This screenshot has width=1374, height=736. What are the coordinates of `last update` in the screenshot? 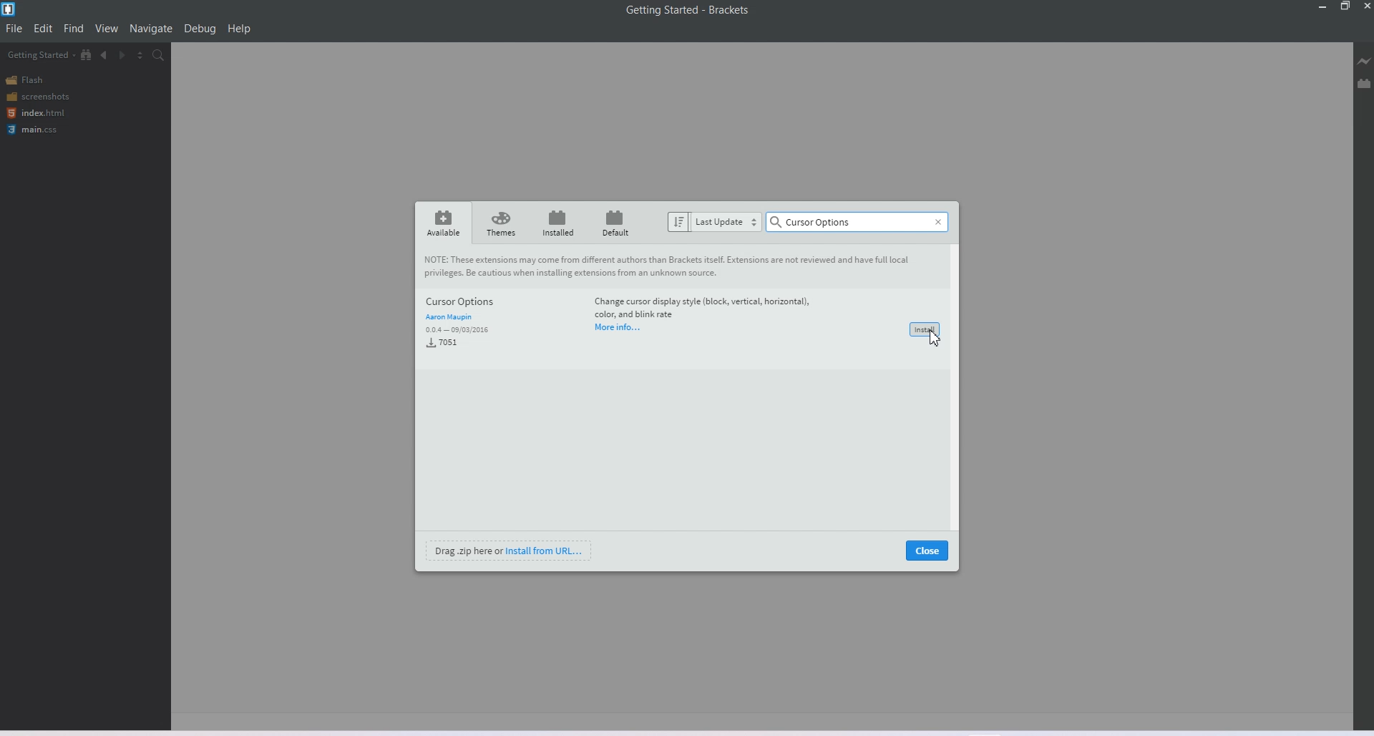 It's located at (727, 222).